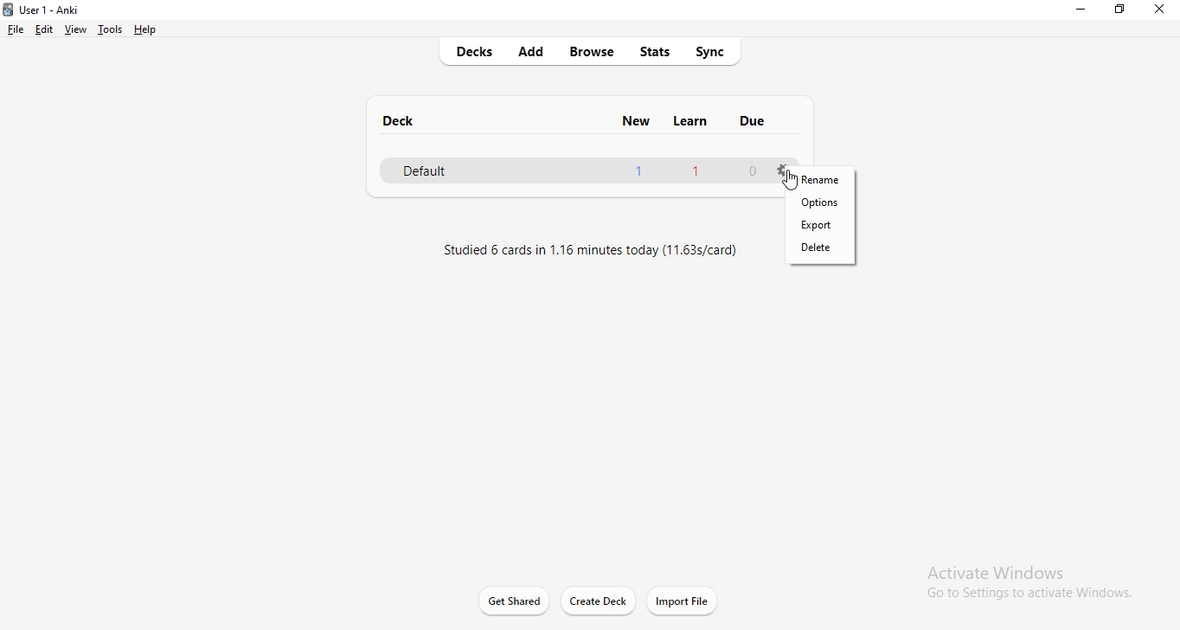 The height and width of the screenshot is (630, 1180). Describe the element at coordinates (1122, 10) in the screenshot. I see `restore` at that location.